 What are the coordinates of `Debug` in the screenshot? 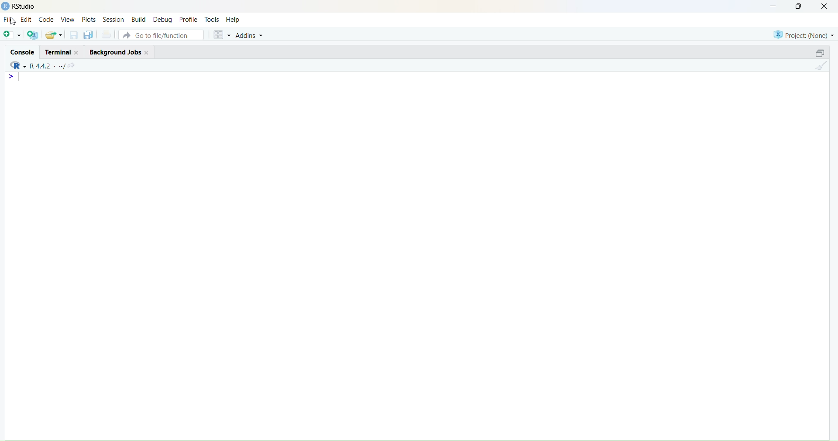 It's located at (163, 20).